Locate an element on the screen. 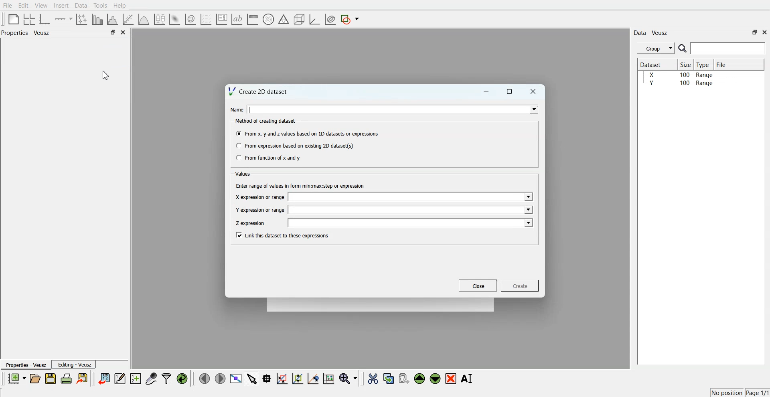 The height and width of the screenshot is (397, 770). Enter name is located at coordinates (394, 109).